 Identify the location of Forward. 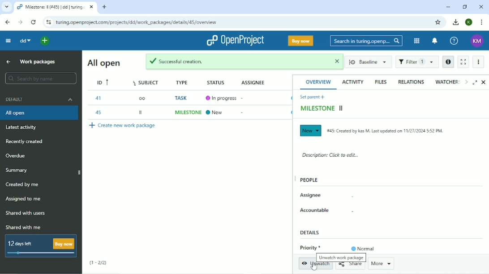
(20, 22).